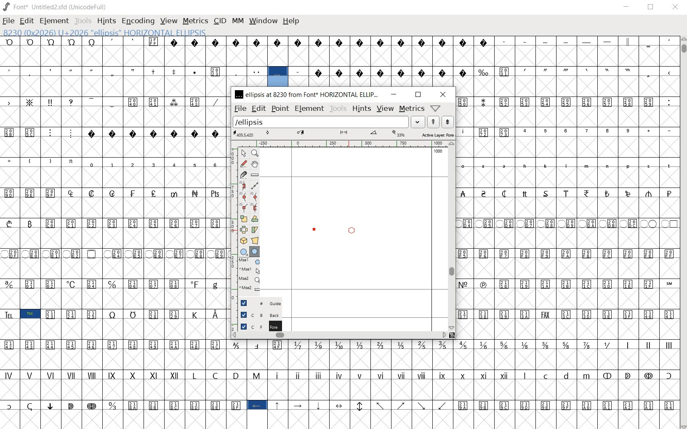  Describe the element at coordinates (567, 217) in the screenshot. I see `glyph characters` at that location.